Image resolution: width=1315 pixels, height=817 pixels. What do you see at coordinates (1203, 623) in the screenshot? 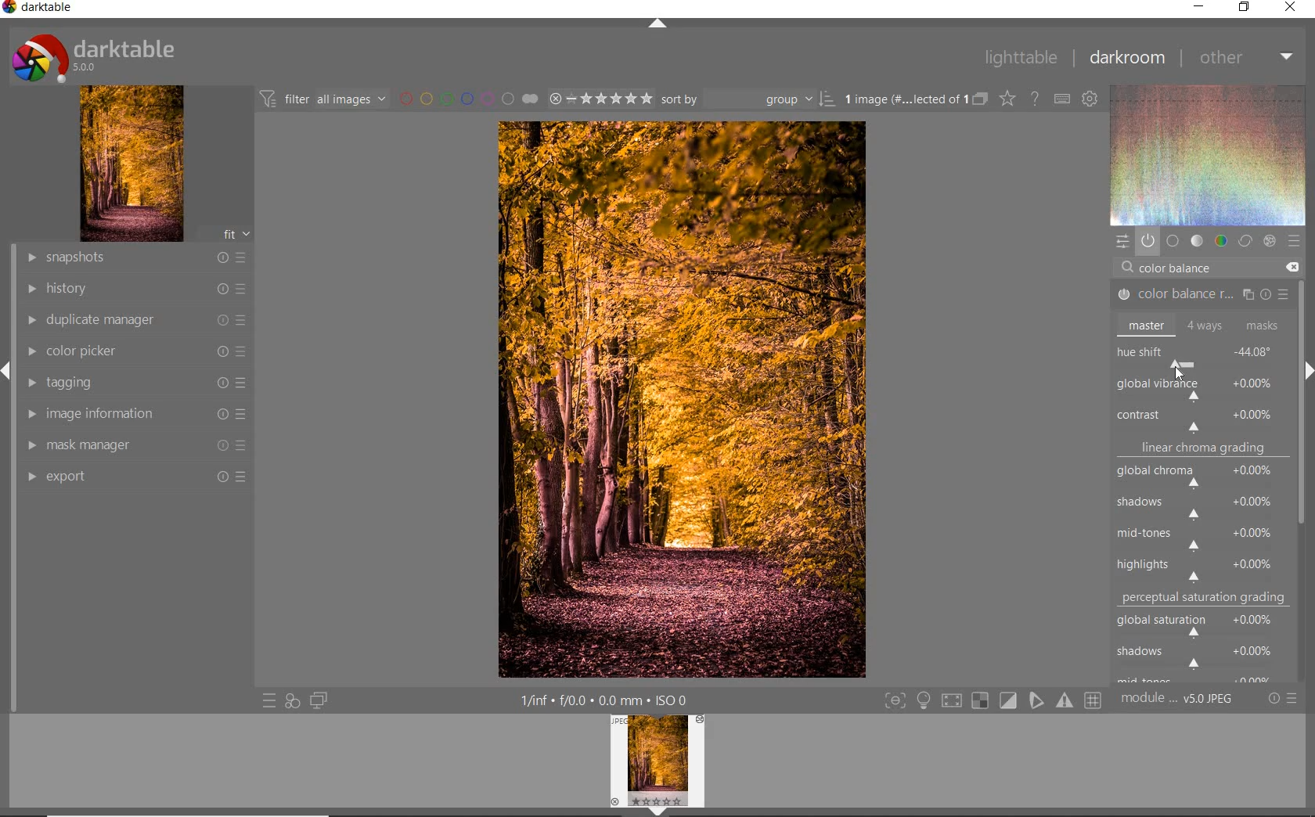
I see `global saturation` at bounding box center [1203, 623].